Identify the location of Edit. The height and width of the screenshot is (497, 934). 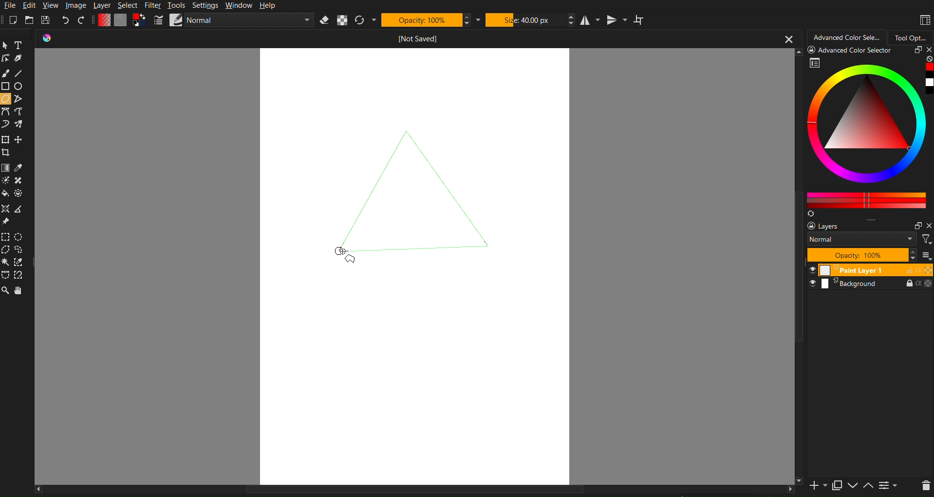
(31, 6).